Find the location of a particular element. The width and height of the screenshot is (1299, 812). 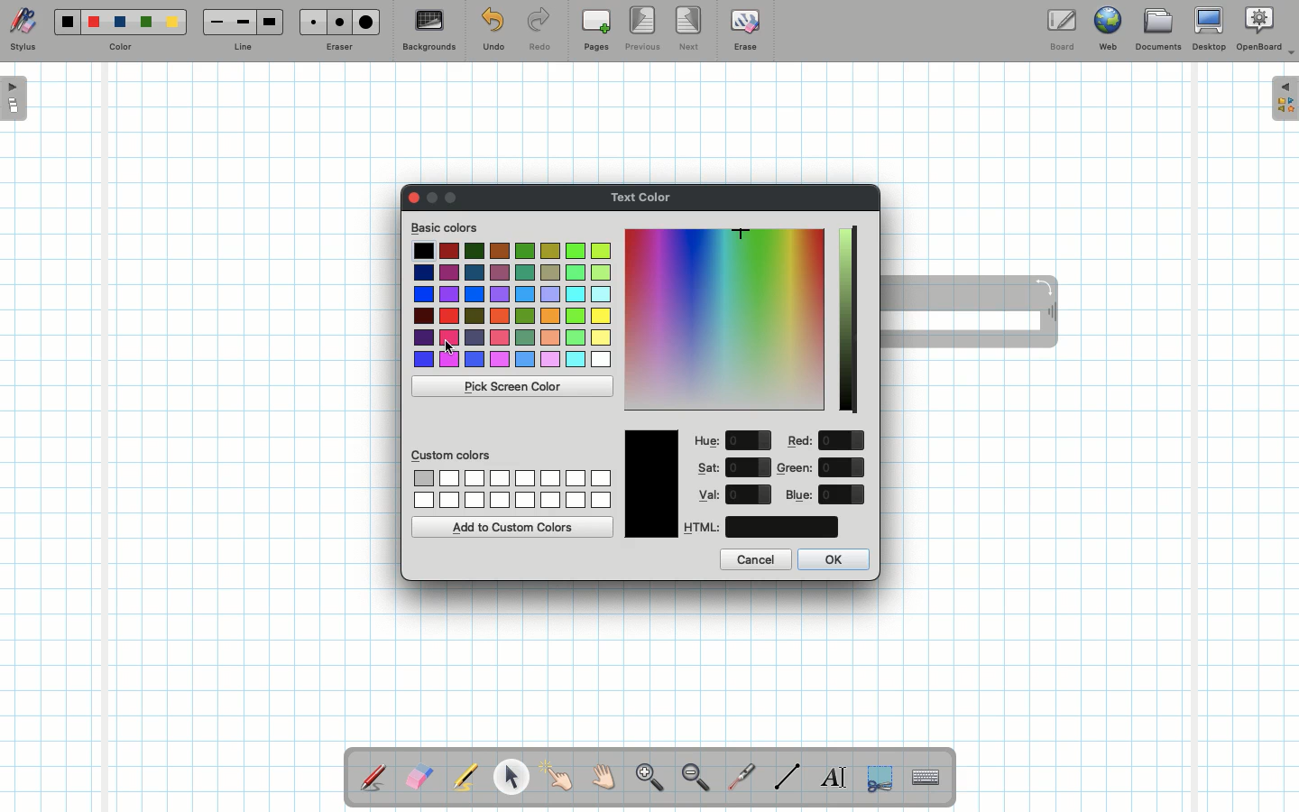

Hue is located at coordinates (708, 441).